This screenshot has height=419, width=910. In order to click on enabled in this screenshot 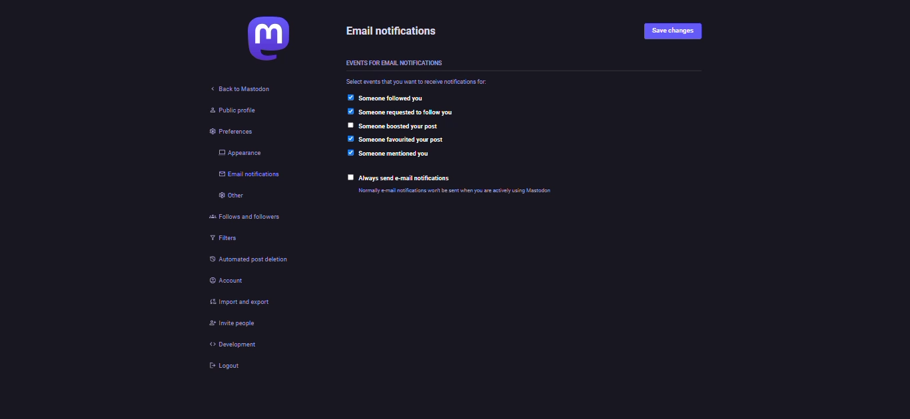, I will do `click(350, 153)`.